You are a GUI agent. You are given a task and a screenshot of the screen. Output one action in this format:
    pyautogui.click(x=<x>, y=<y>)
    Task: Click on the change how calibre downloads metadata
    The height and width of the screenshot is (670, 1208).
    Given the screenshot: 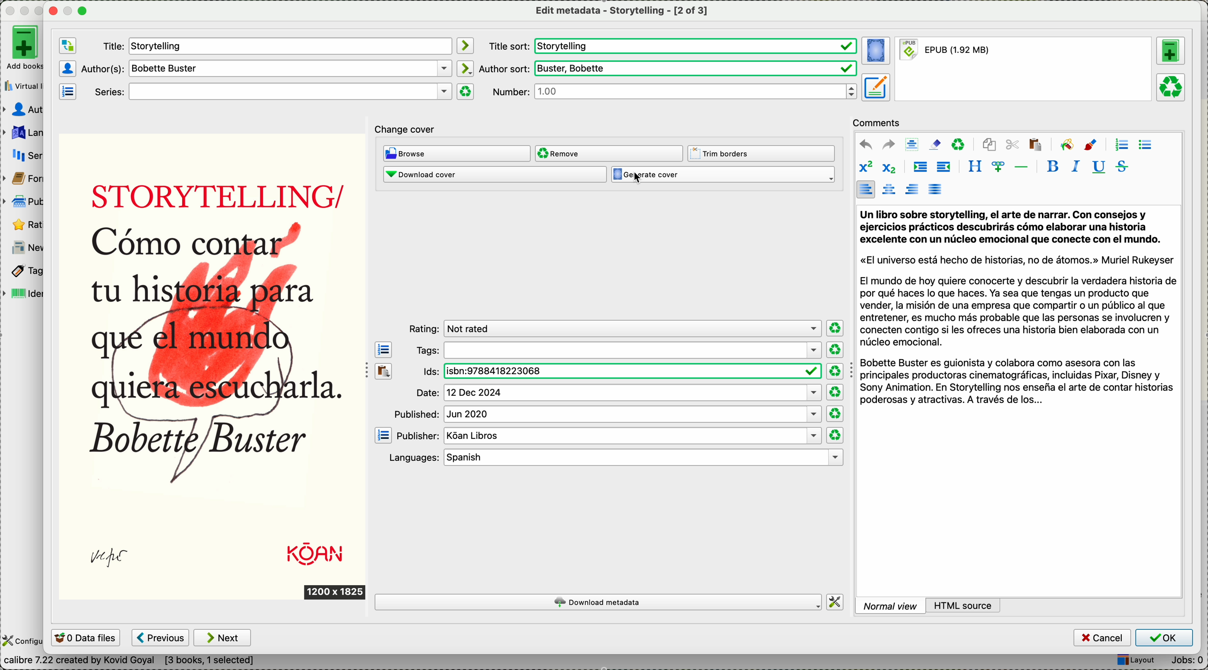 What is the action you would take?
    pyautogui.click(x=836, y=602)
    